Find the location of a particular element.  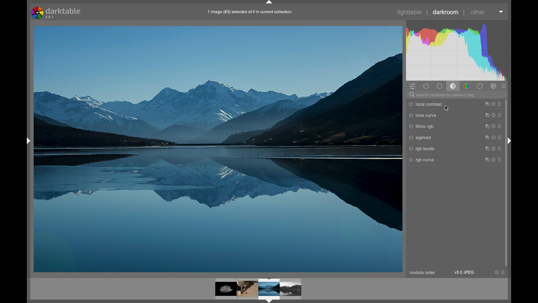

darkroom is located at coordinates (446, 12).